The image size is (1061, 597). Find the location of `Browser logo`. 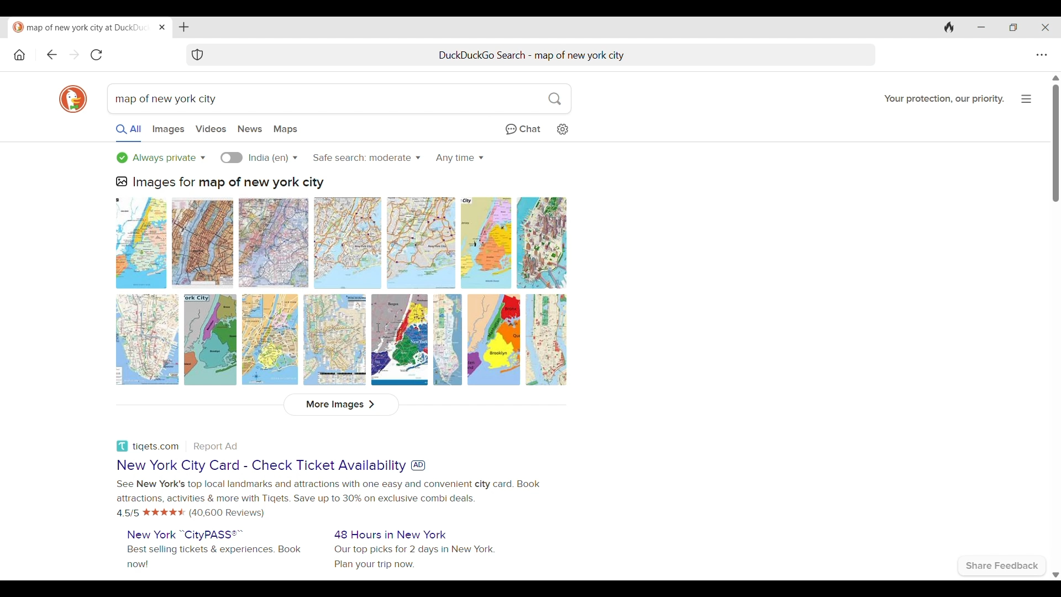

Browser logo is located at coordinates (73, 99).